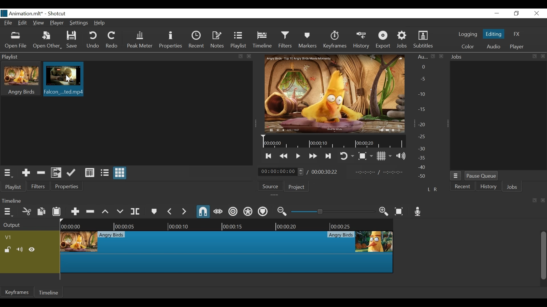 The width and height of the screenshot is (547, 307). Describe the element at coordinates (269, 157) in the screenshot. I see `Skip to the previous point` at that location.